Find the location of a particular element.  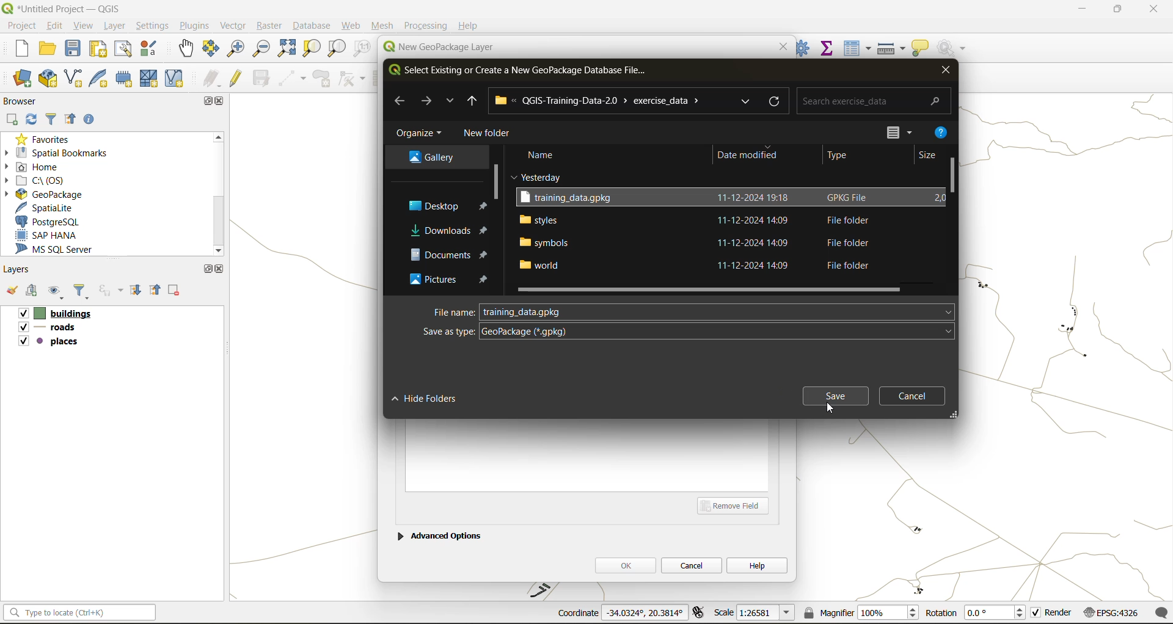

File folder is located at coordinates (845, 220).